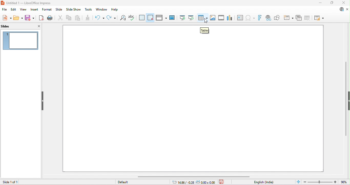 This screenshot has height=185, width=350. What do you see at coordinates (277, 18) in the screenshot?
I see `show draw functions` at bounding box center [277, 18].